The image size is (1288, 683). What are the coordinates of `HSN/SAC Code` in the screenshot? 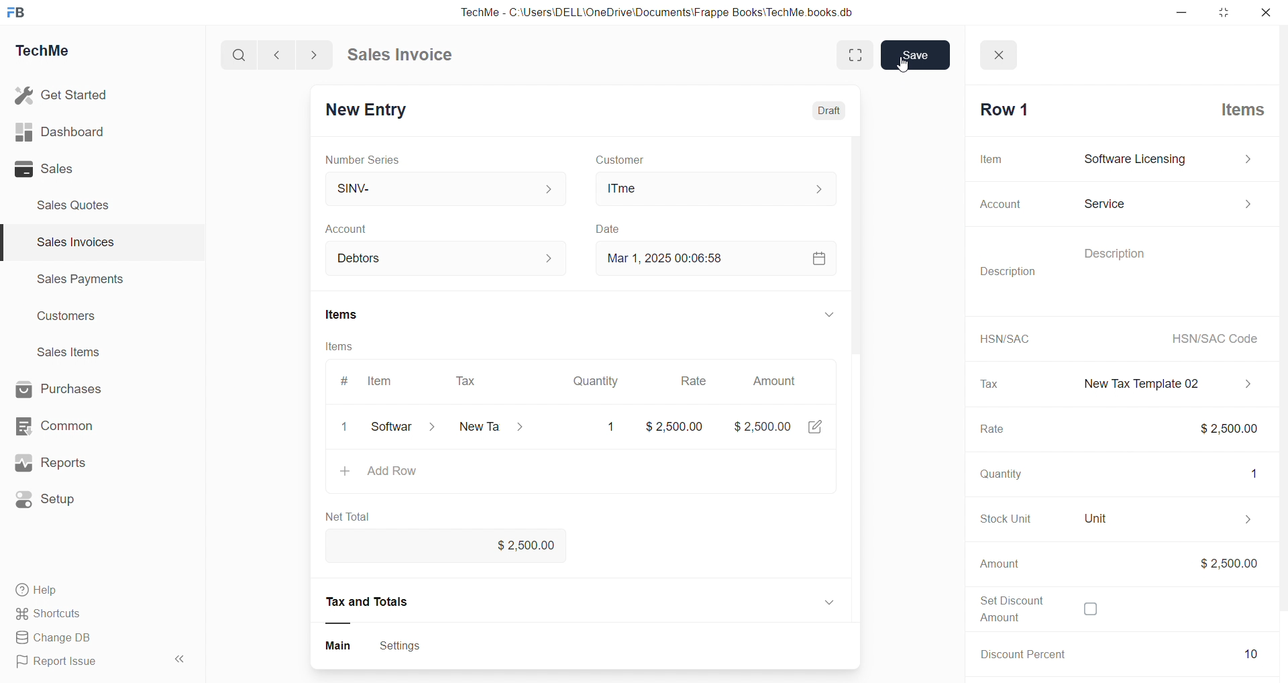 It's located at (1211, 338).